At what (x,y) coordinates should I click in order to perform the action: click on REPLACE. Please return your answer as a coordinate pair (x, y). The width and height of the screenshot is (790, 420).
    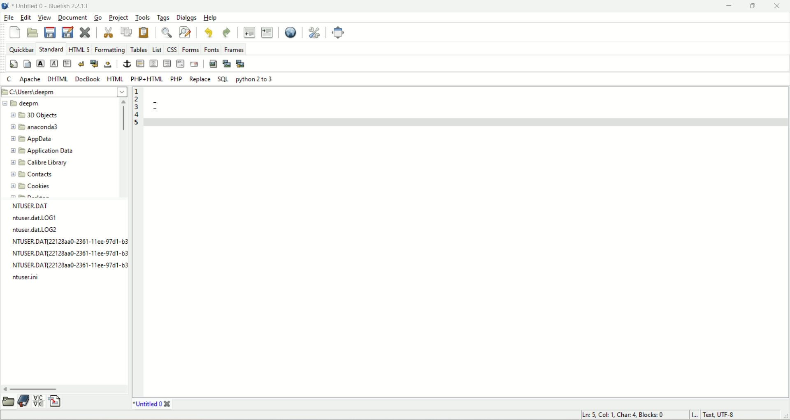
    Looking at the image, I should click on (199, 78).